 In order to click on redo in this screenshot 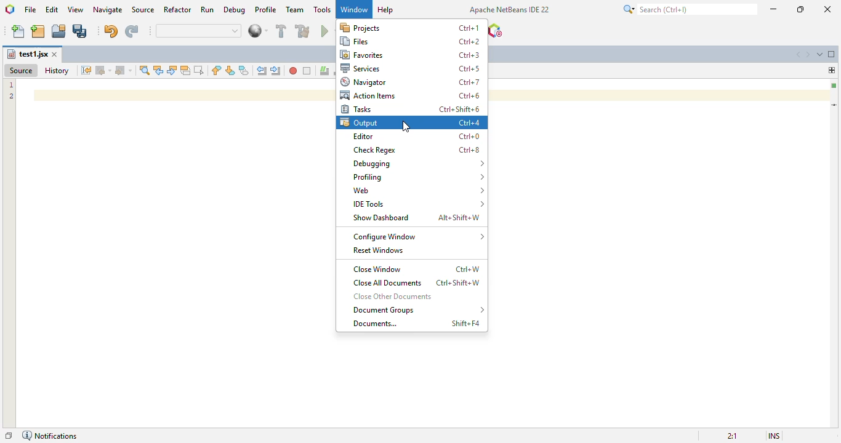, I will do `click(132, 31)`.